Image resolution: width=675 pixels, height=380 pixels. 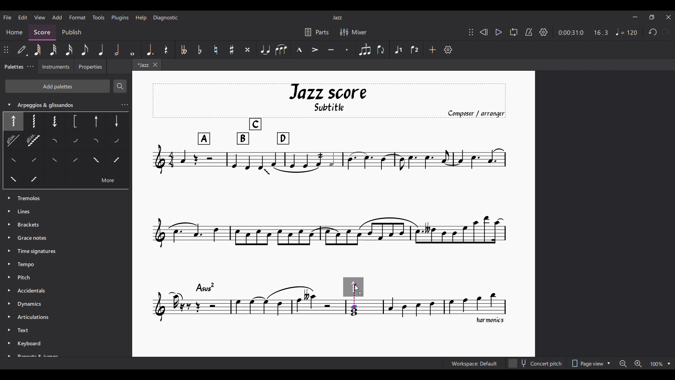 I want to click on Augmentation dot, so click(x=150, y=50).